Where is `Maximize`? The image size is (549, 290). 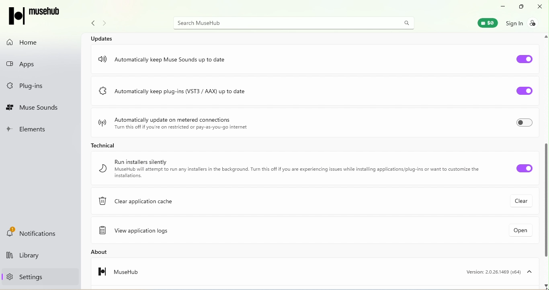 Maximize is located at coordinates (519, 7).